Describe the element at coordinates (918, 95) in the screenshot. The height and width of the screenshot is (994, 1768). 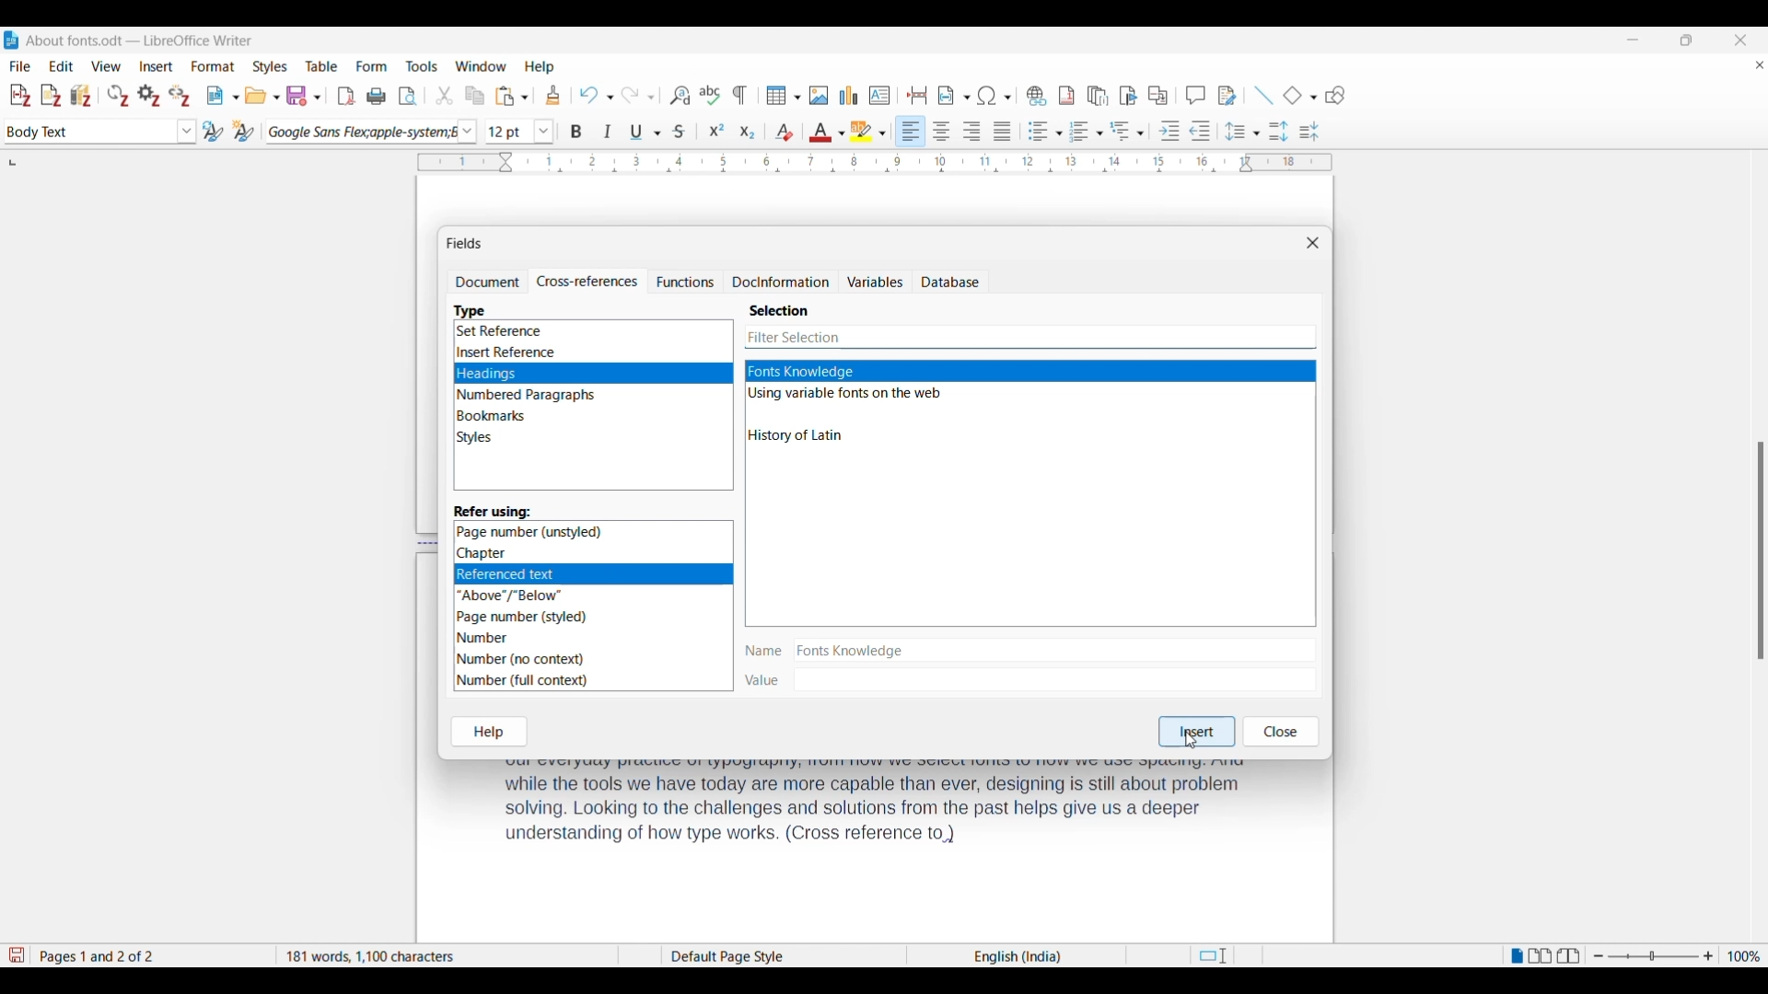
I see `Insert page break` at that location.